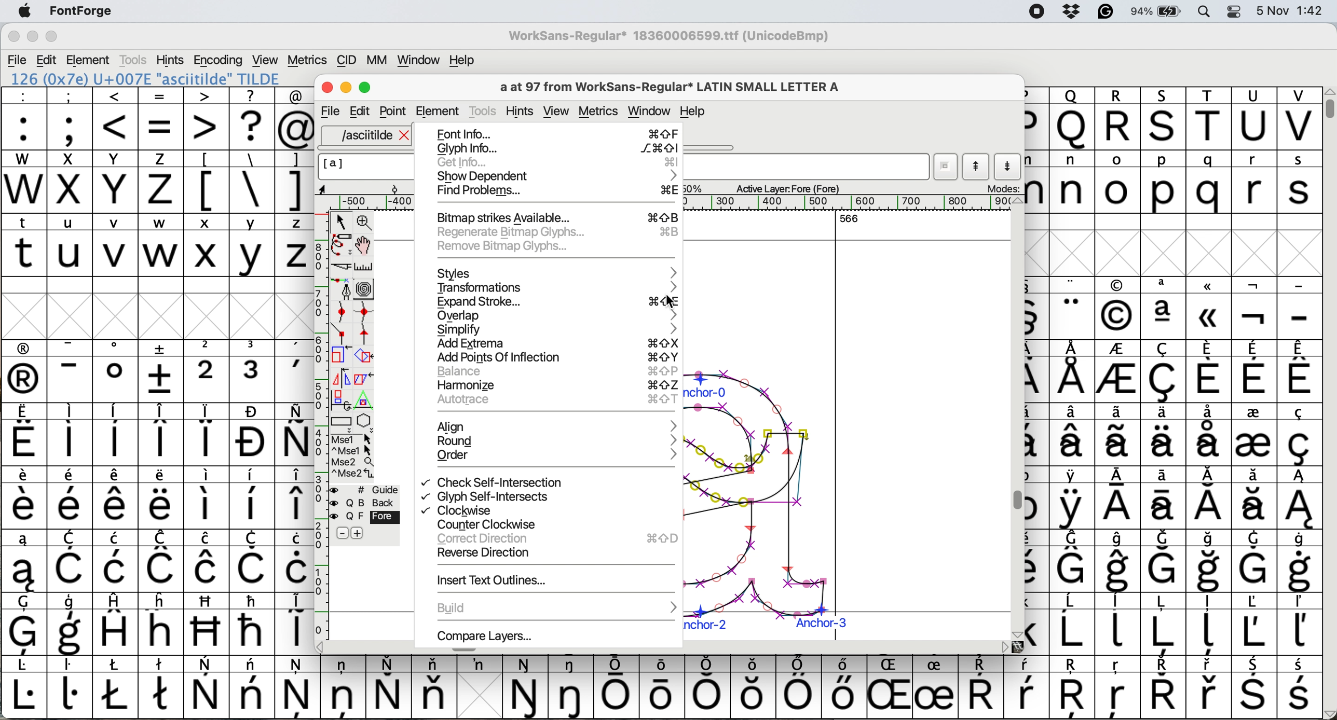 This screenshot has height=720, width=1337. Describe the element at coordinates (1298, 625) in the screenshot. I see `symbol` at that location.